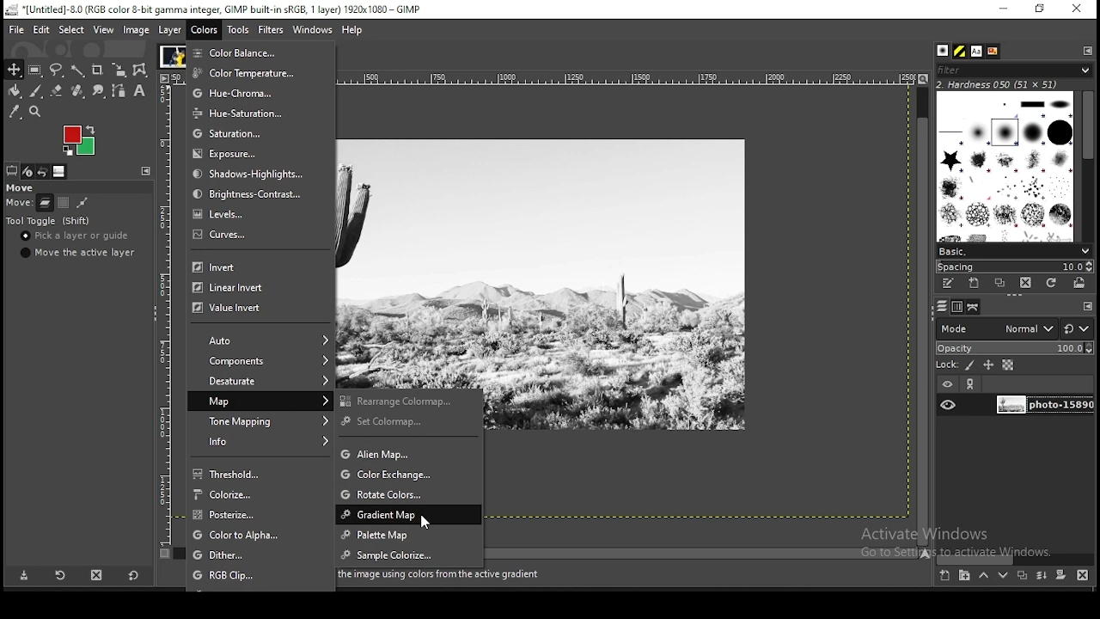 The height and width of the screenshot is (619, 1100). What do you see at coordinates (959, 307) in the screenshot?
I see `channels` at bounding box center [959, 307].